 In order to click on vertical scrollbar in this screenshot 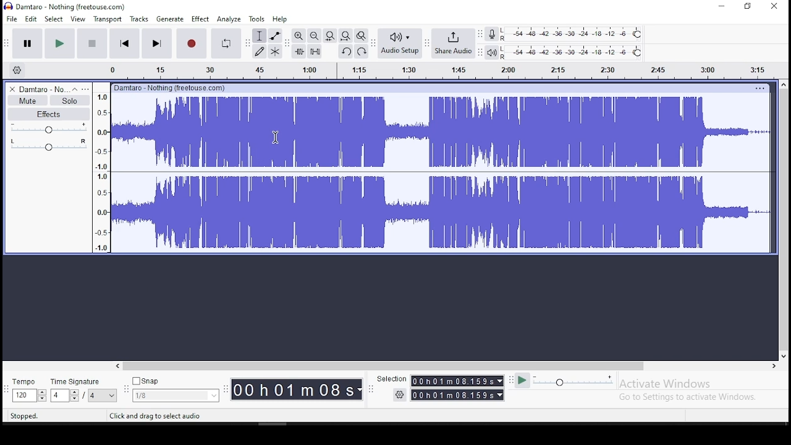, I will do `click(784, 220)`.